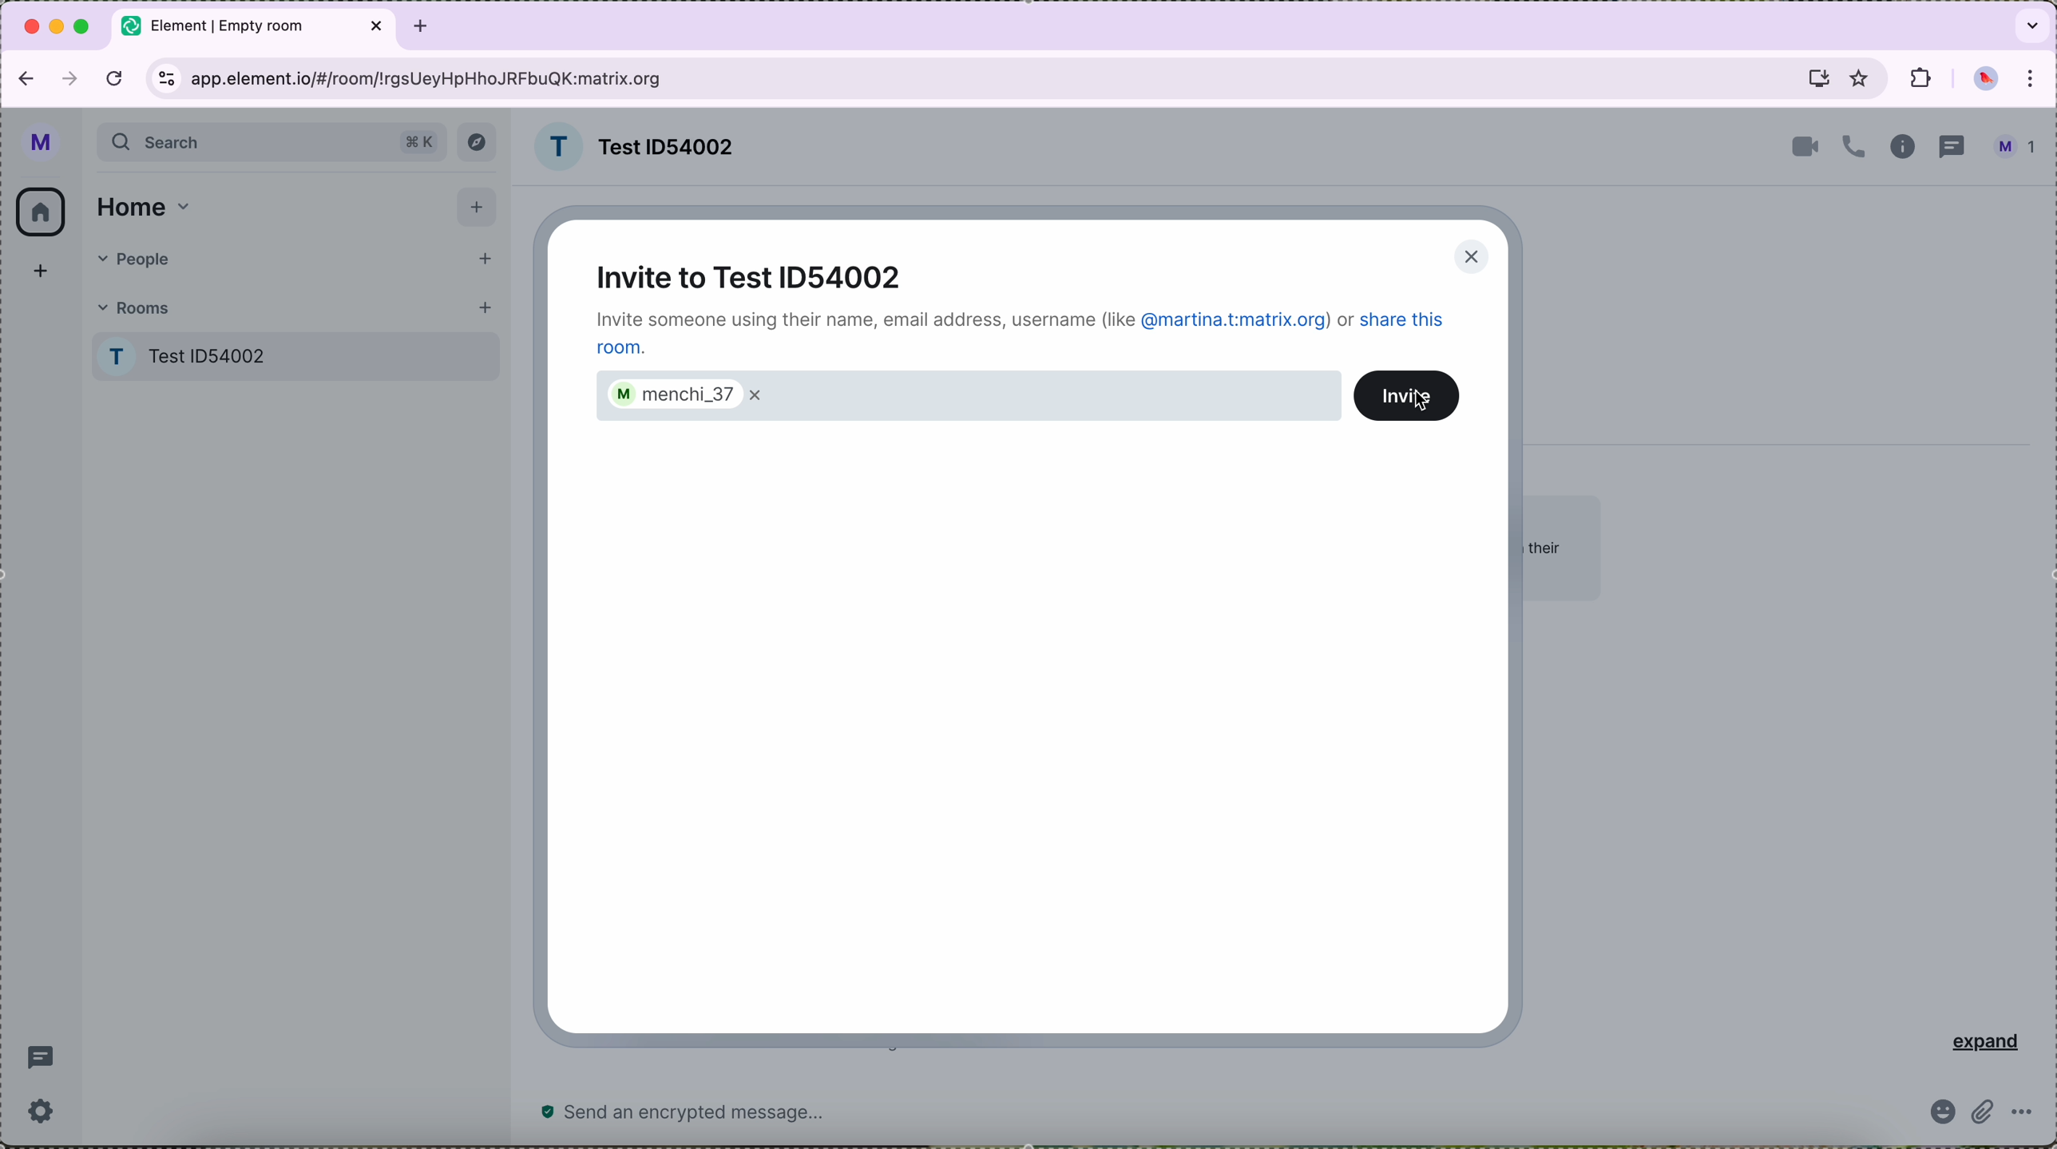 This screenshot has width=2057, height=1149. What do you see at coordinates (1421, 406) in the screenshot?
I see `cursor` at bounding box center [1421, 406].